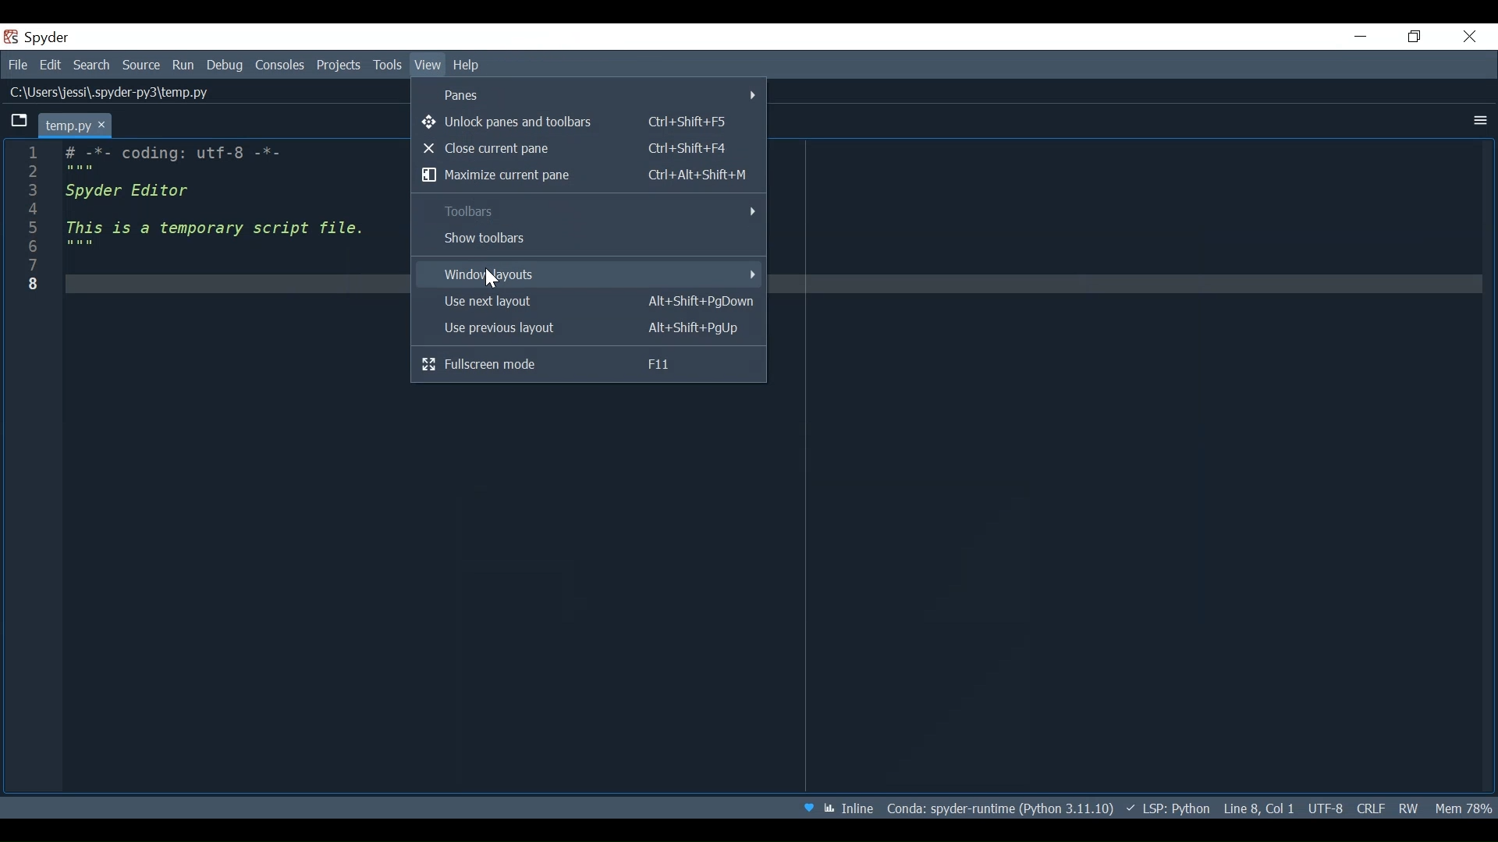 The image size is (1498, 842). Describe the element at coordinates (587, 329) in the screenshot. I see `Use previous layout` at that location.